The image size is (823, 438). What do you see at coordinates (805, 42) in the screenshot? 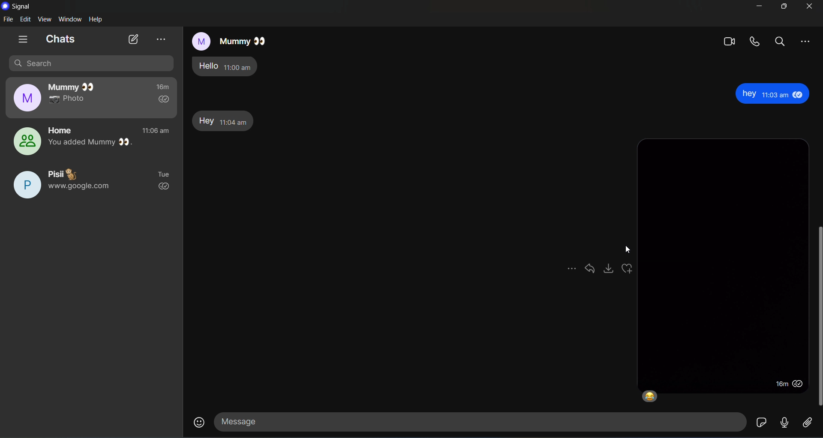
I see `more` at bounding box center [805, 42].